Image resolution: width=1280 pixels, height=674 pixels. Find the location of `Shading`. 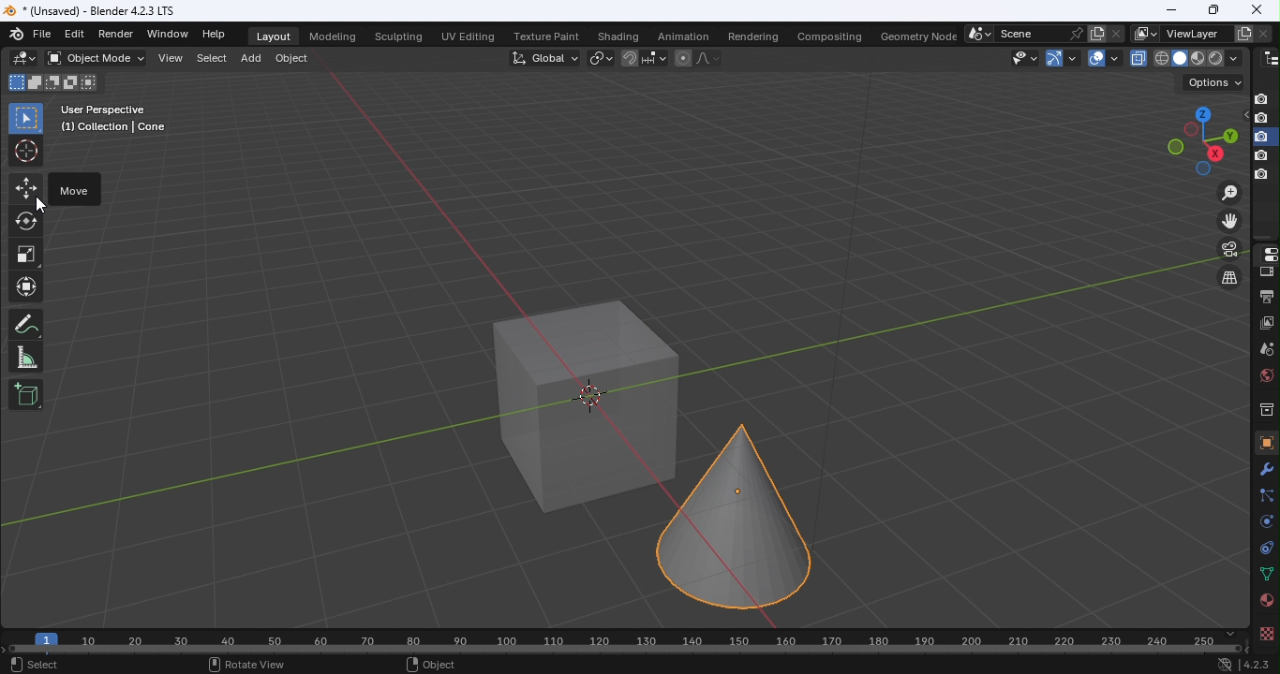

Shading is located at coordinates (618, 36).